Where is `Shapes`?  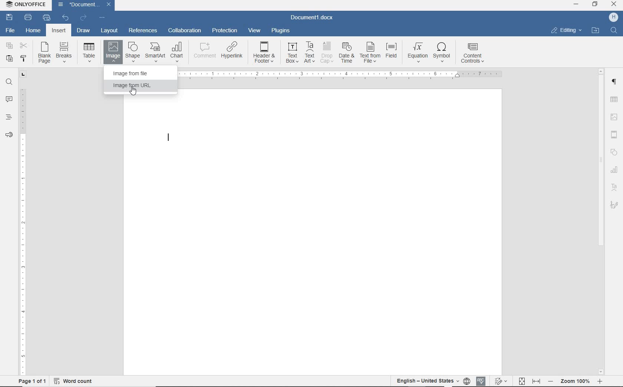
Shapes is located at coordinates (615, 150).